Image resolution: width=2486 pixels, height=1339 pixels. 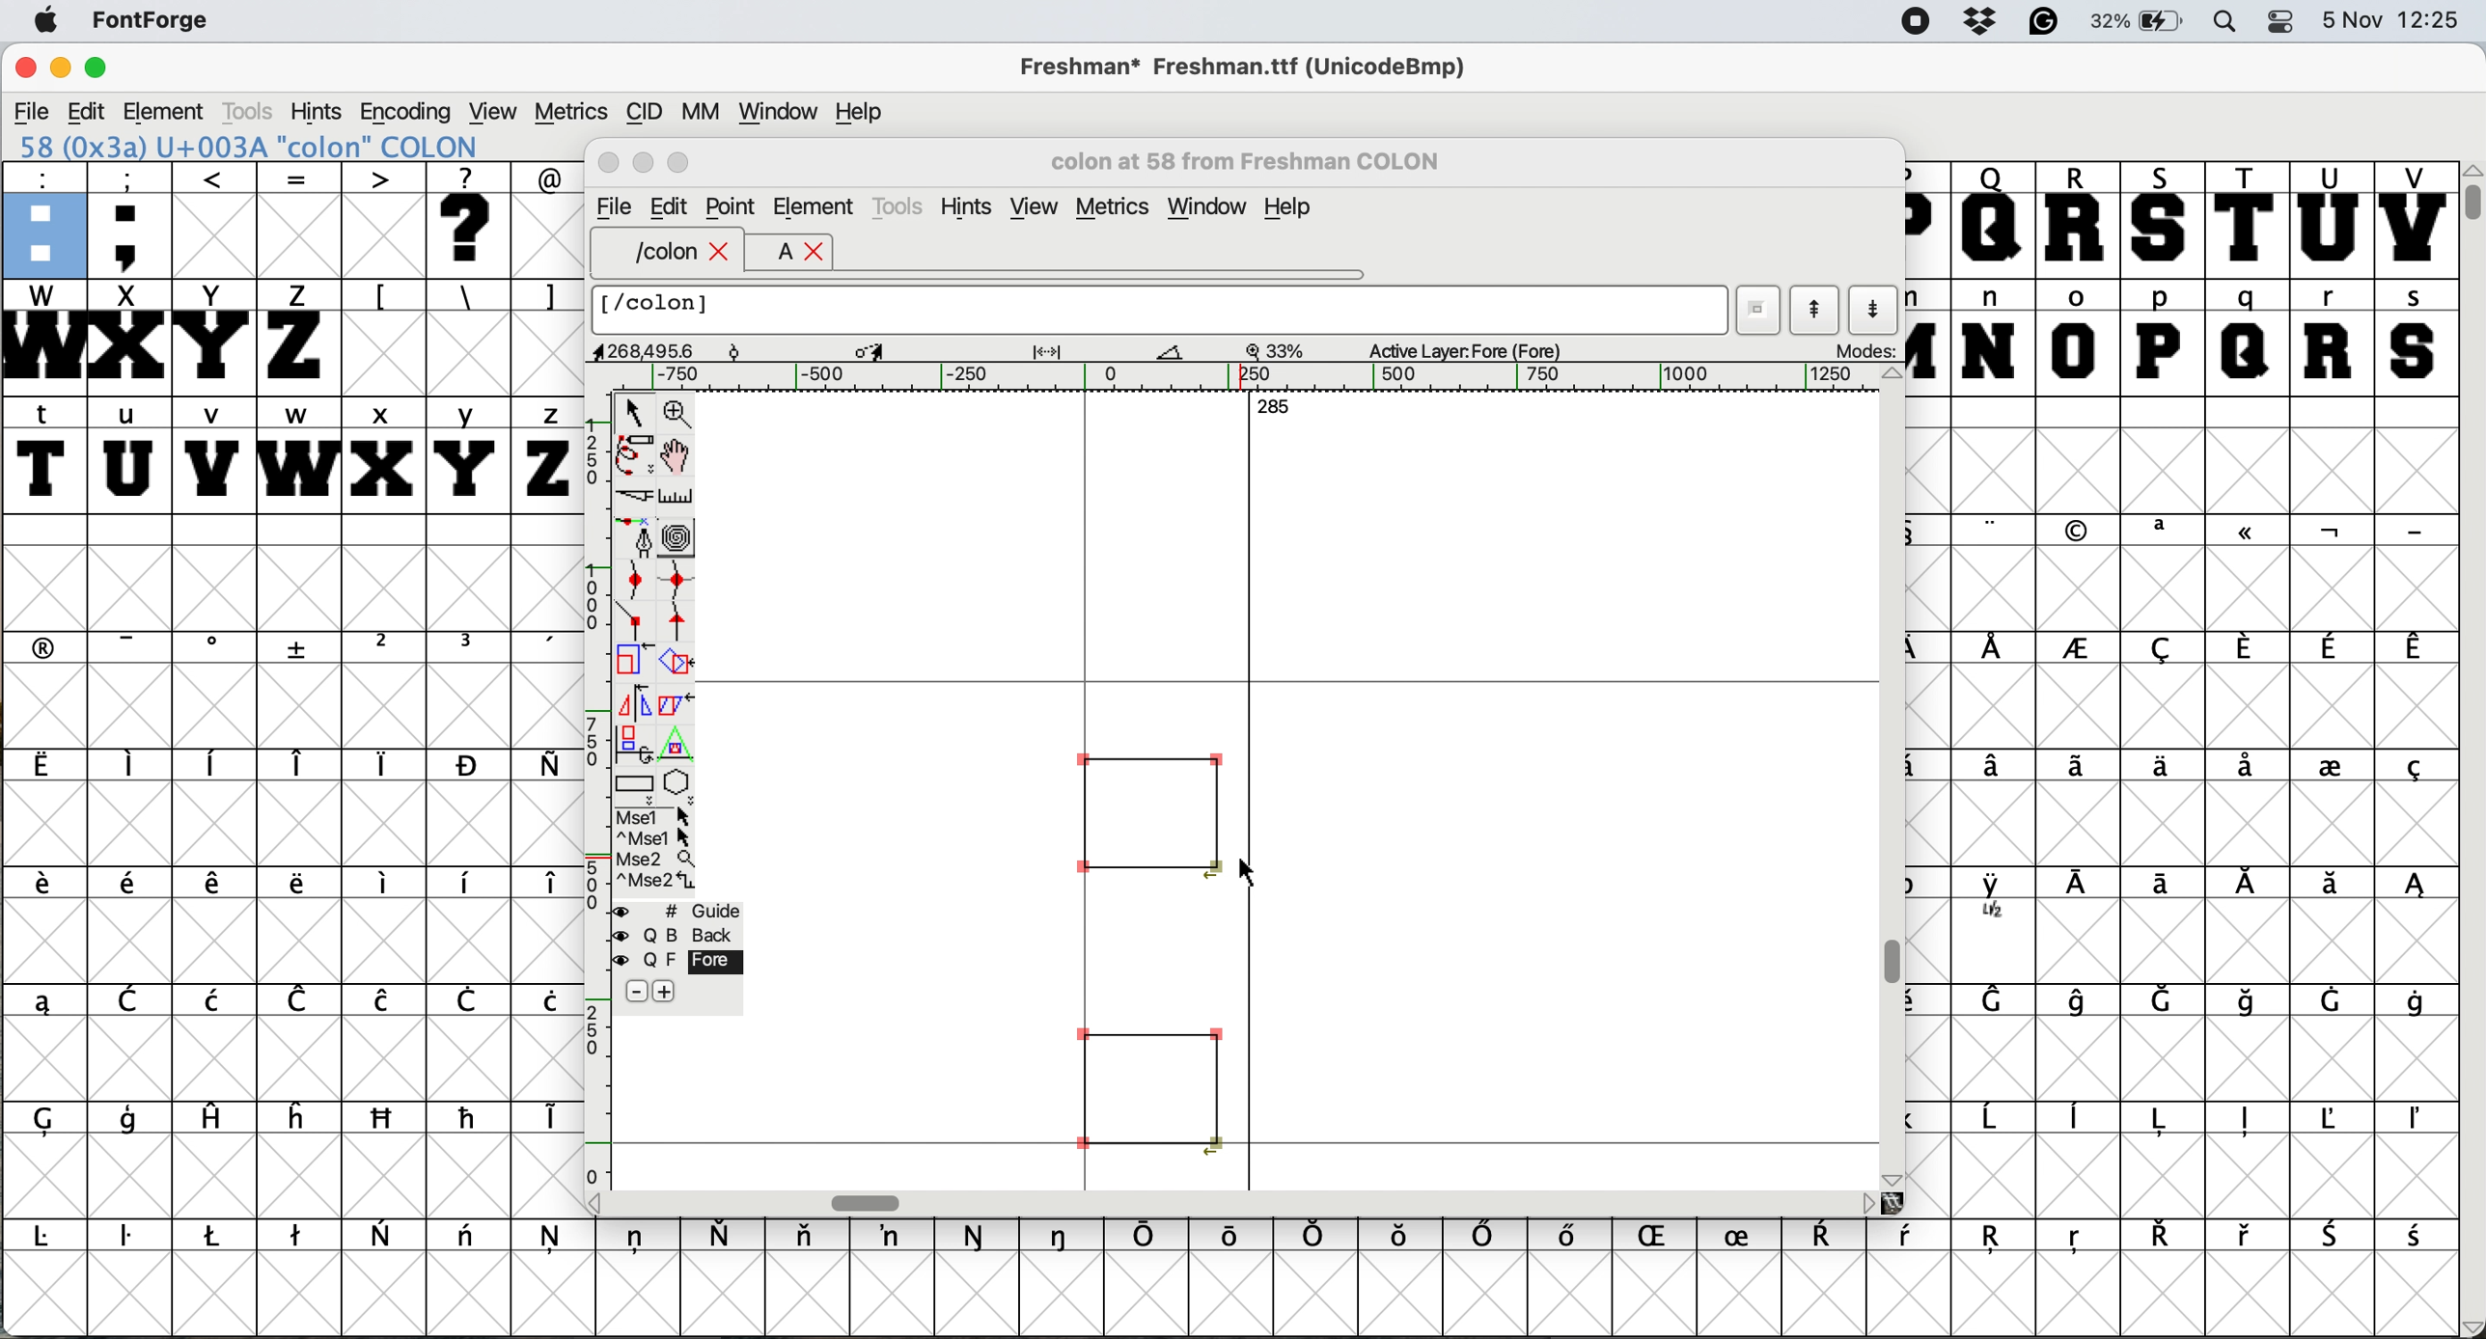 I want to click on symbol, so click(x=2248, y=1236).